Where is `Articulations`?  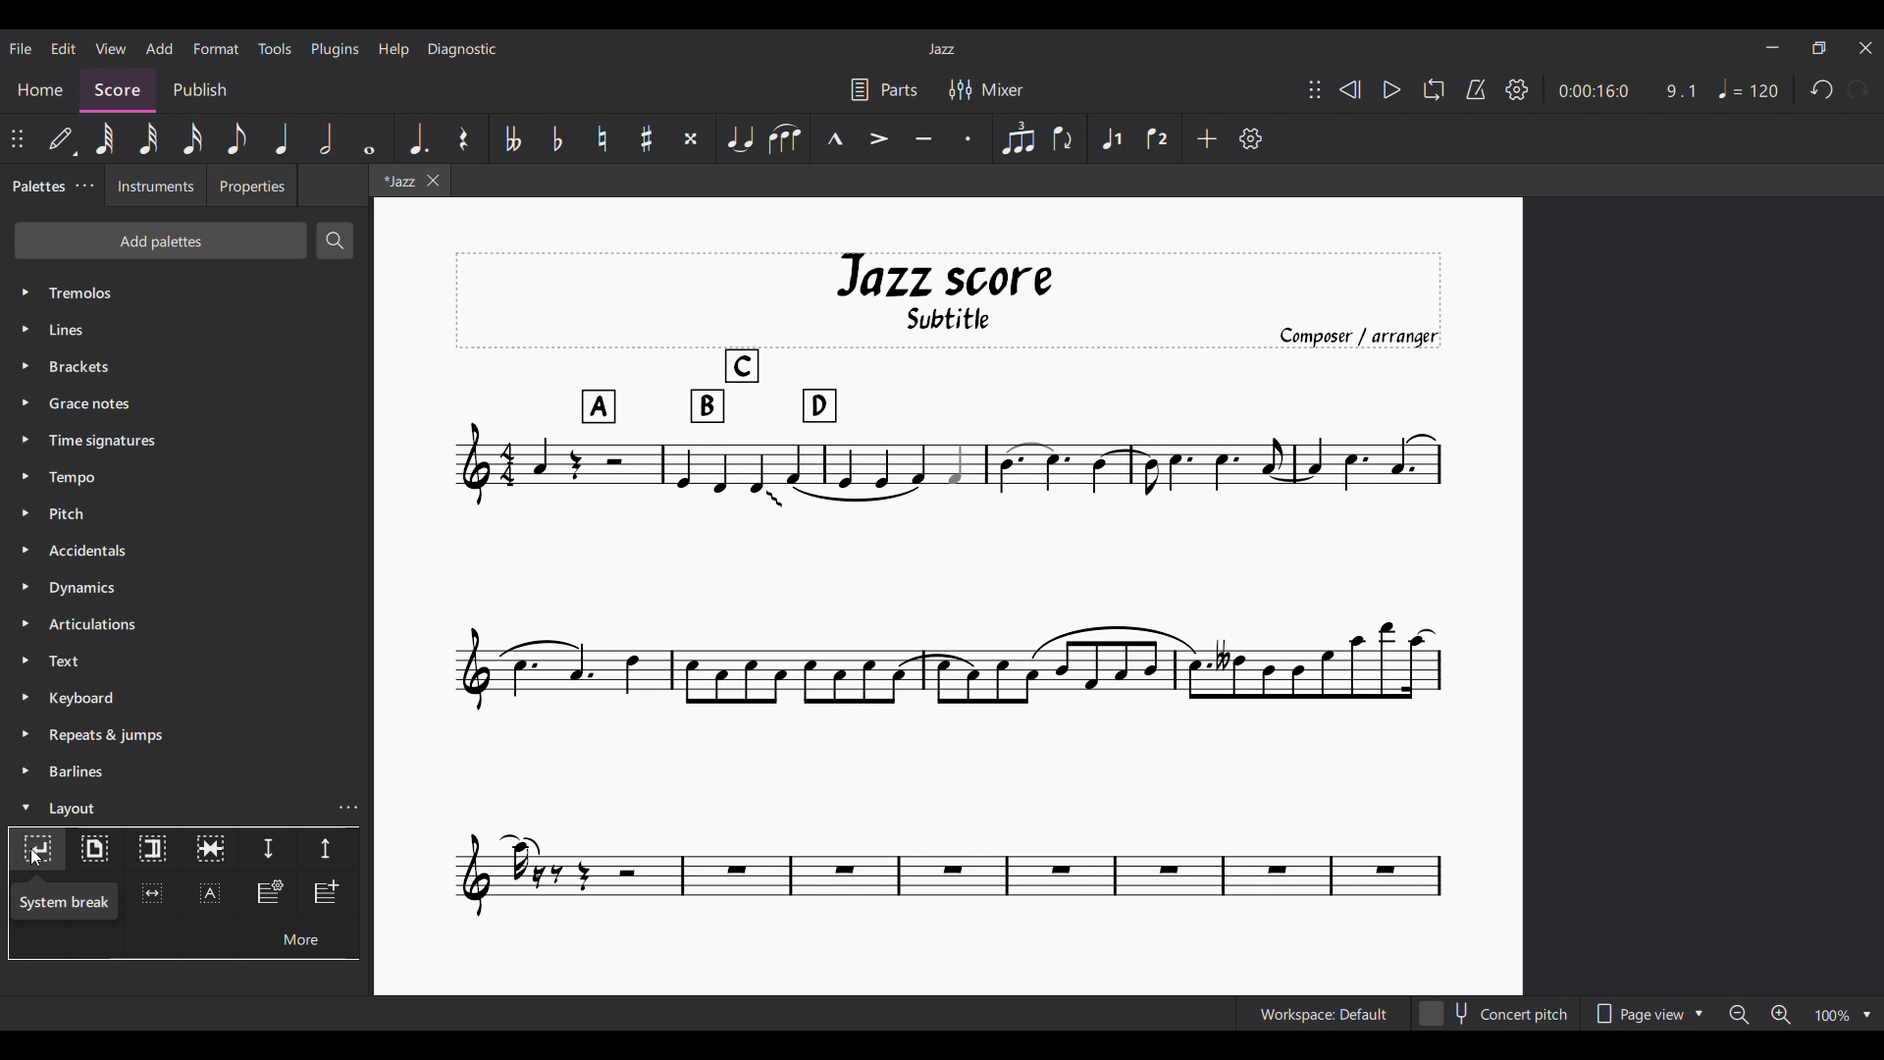
Articulations is located at coordinates (186, 624).